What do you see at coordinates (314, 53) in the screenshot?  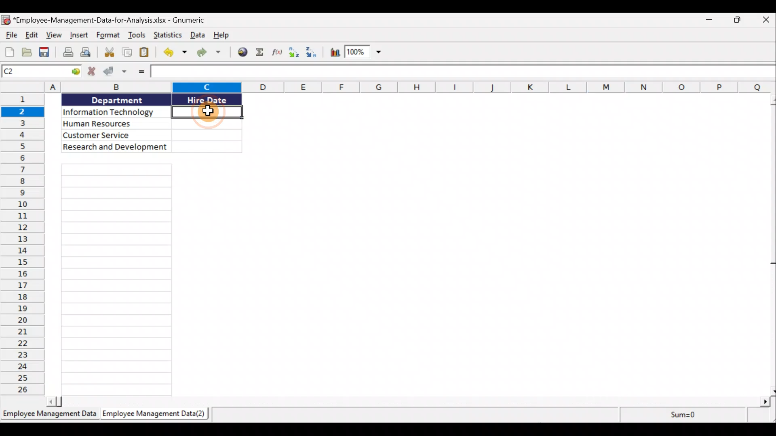 I see `Sort Descending` at bounding box center [314, 53].